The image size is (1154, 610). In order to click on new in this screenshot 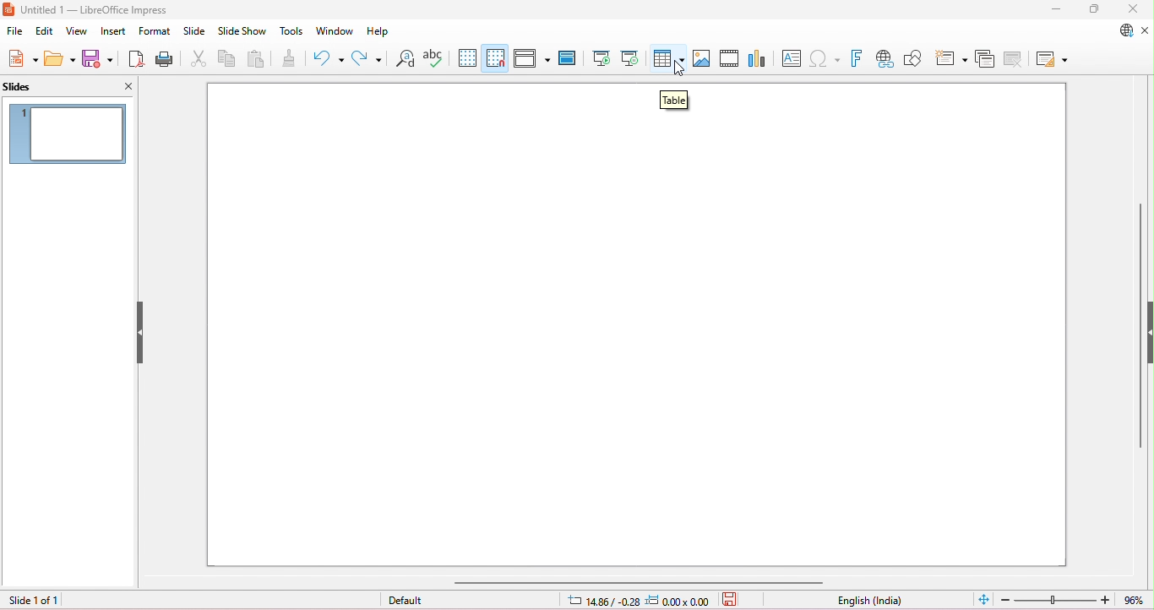, I will do `click(23, 58)`.